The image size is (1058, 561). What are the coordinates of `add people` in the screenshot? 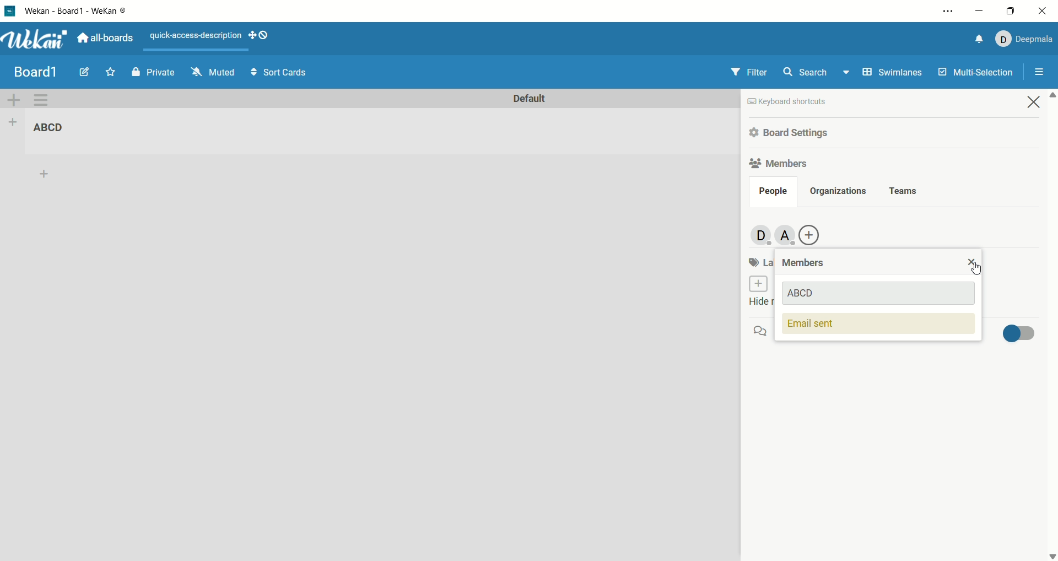 It's located at (787, 235).